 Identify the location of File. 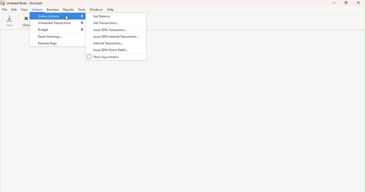
(5, 10).